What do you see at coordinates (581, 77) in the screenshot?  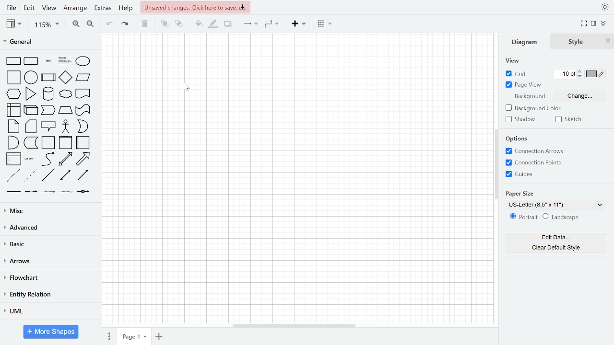 I see `decrease grid pt` at bounding box center [581, 77].